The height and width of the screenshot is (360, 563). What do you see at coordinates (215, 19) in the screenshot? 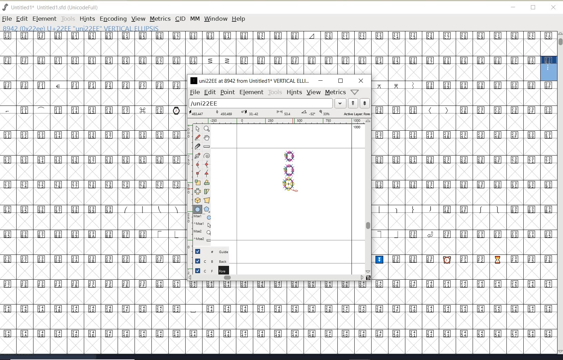
I see `window` at bounding box center [215, 19].